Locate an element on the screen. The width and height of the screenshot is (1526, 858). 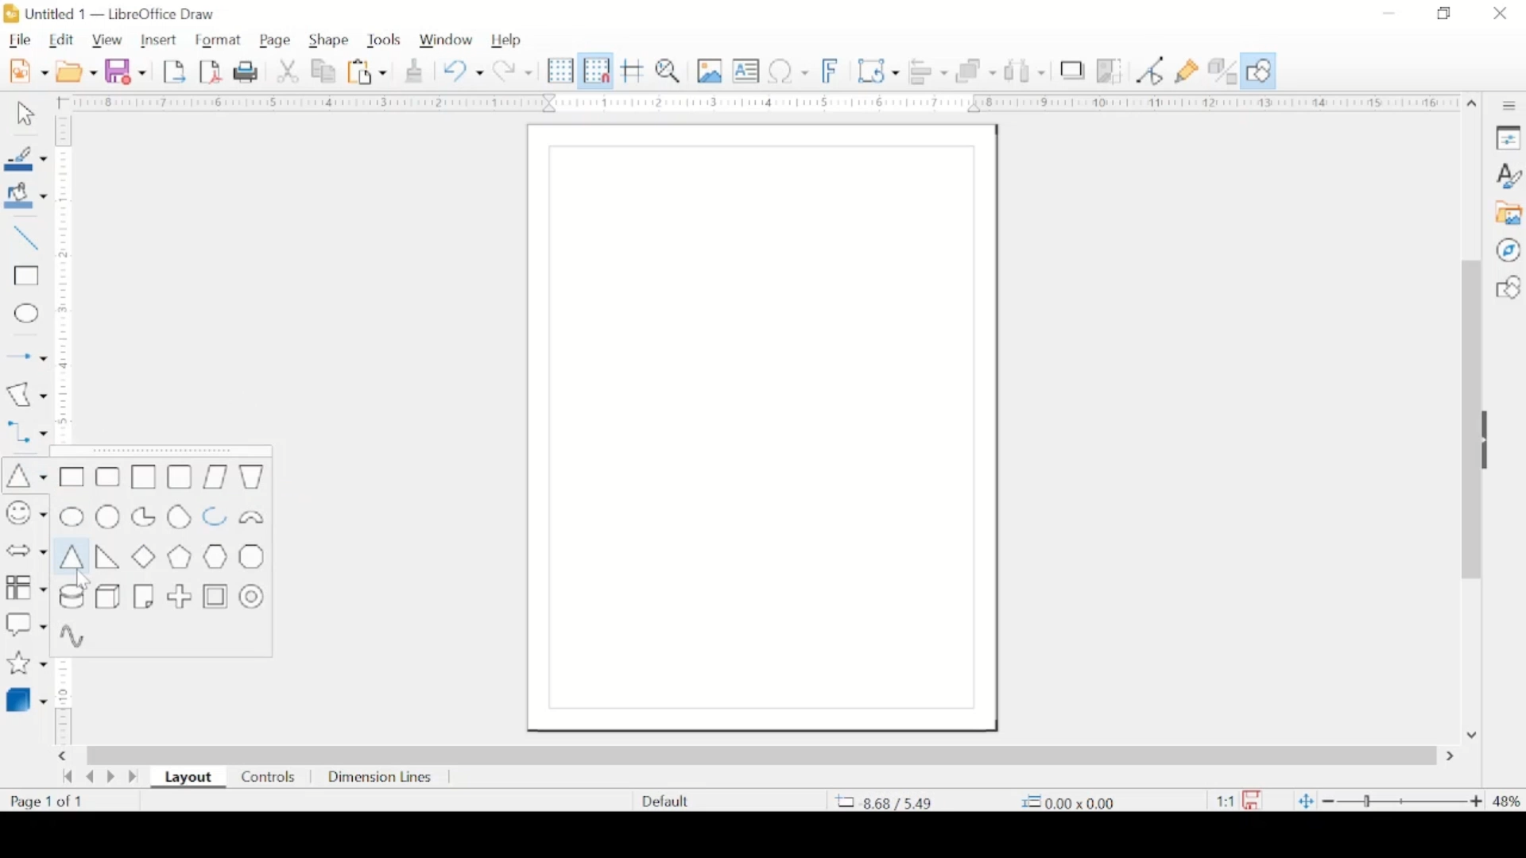
hexagon is located at coordinates (216, 556).